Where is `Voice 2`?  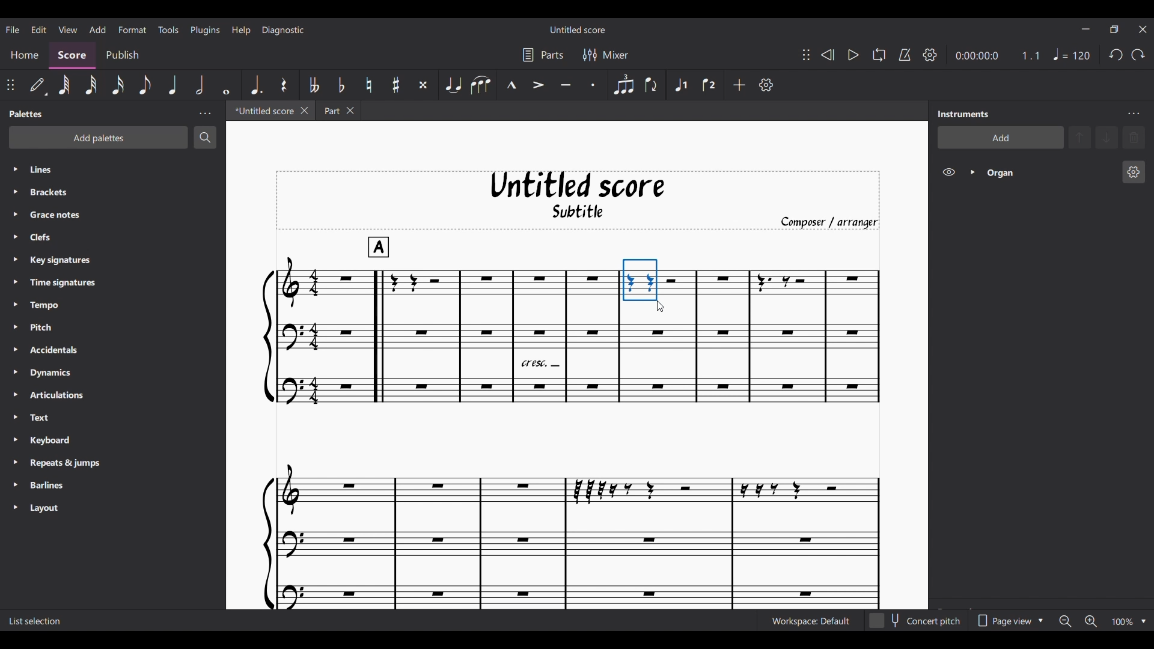 Voice 2 is located at coordinates (709, 85).